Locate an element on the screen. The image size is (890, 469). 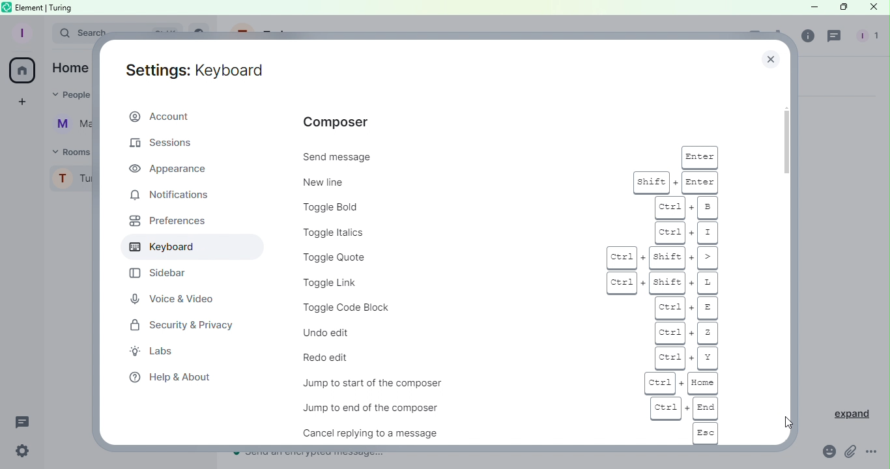
element | turing is located at coordinates (44, 7).